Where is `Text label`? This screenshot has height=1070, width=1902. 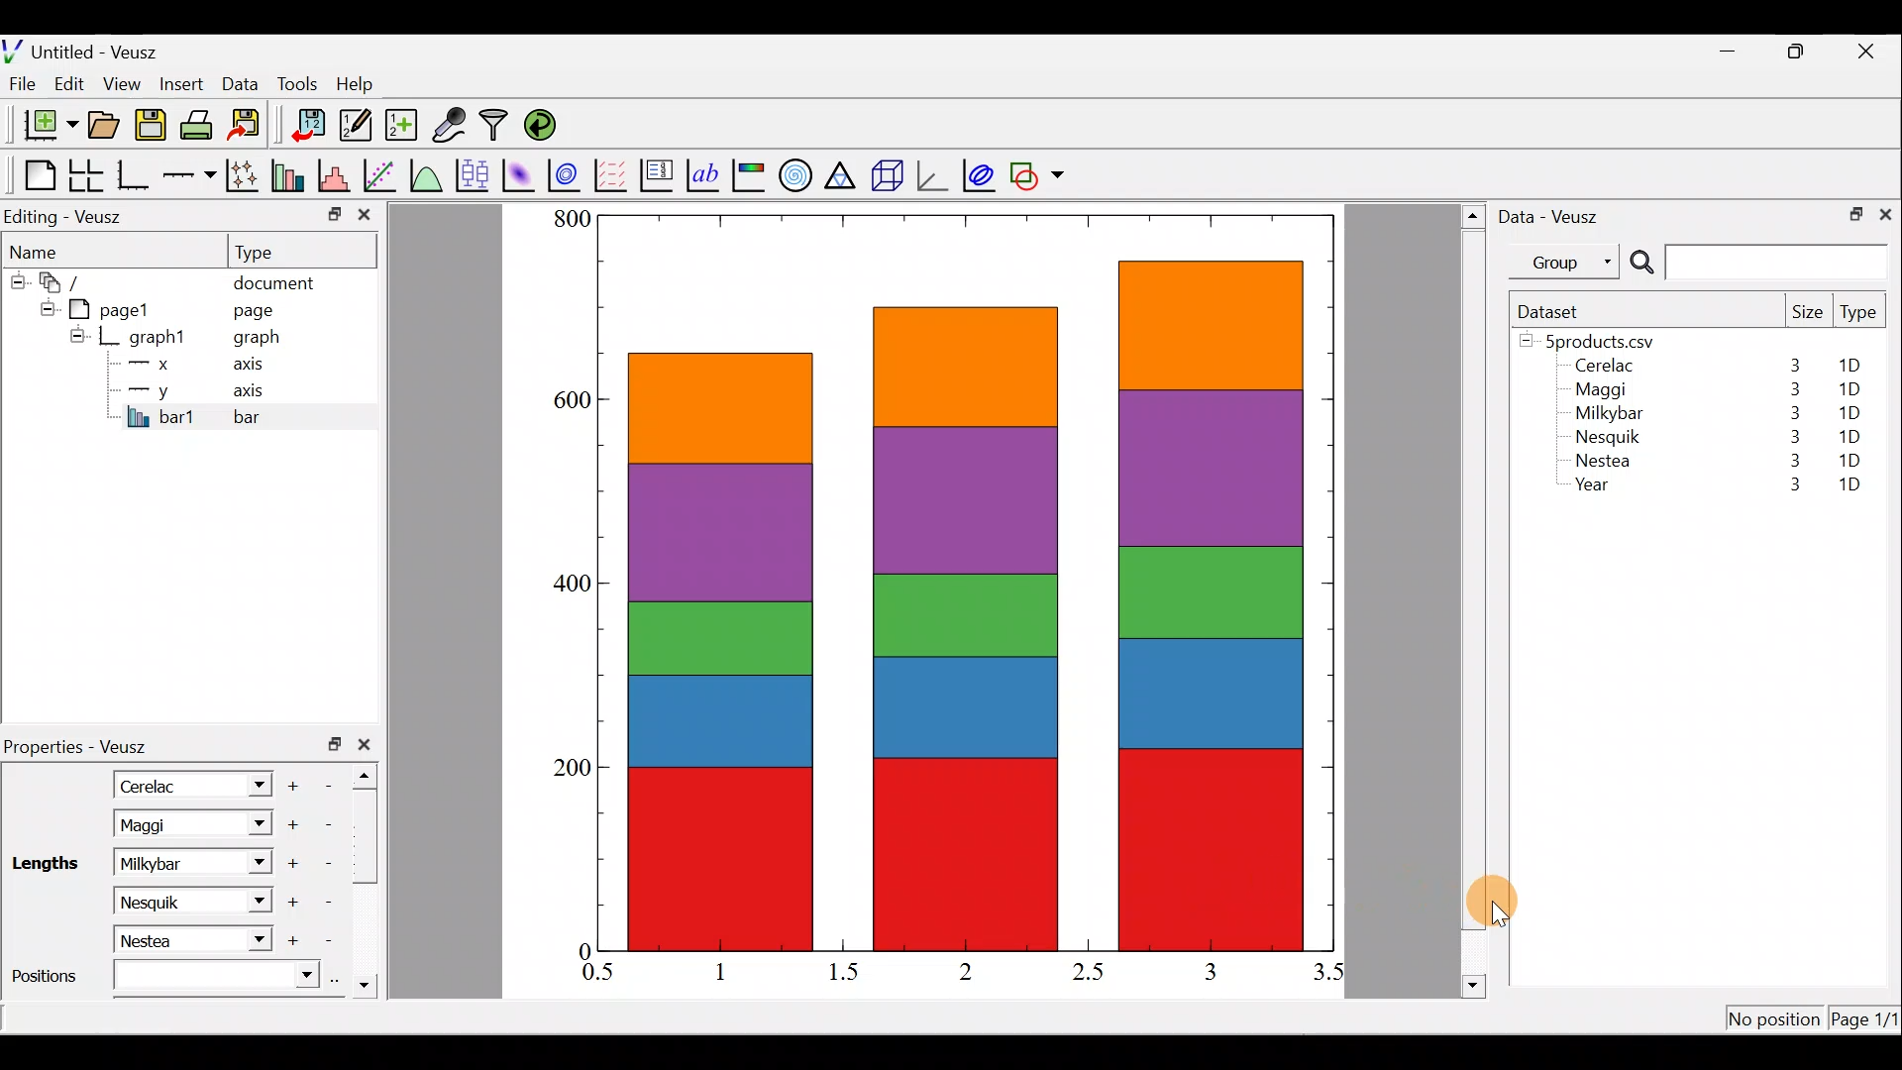
Text label is located at coordinates (705, 172).